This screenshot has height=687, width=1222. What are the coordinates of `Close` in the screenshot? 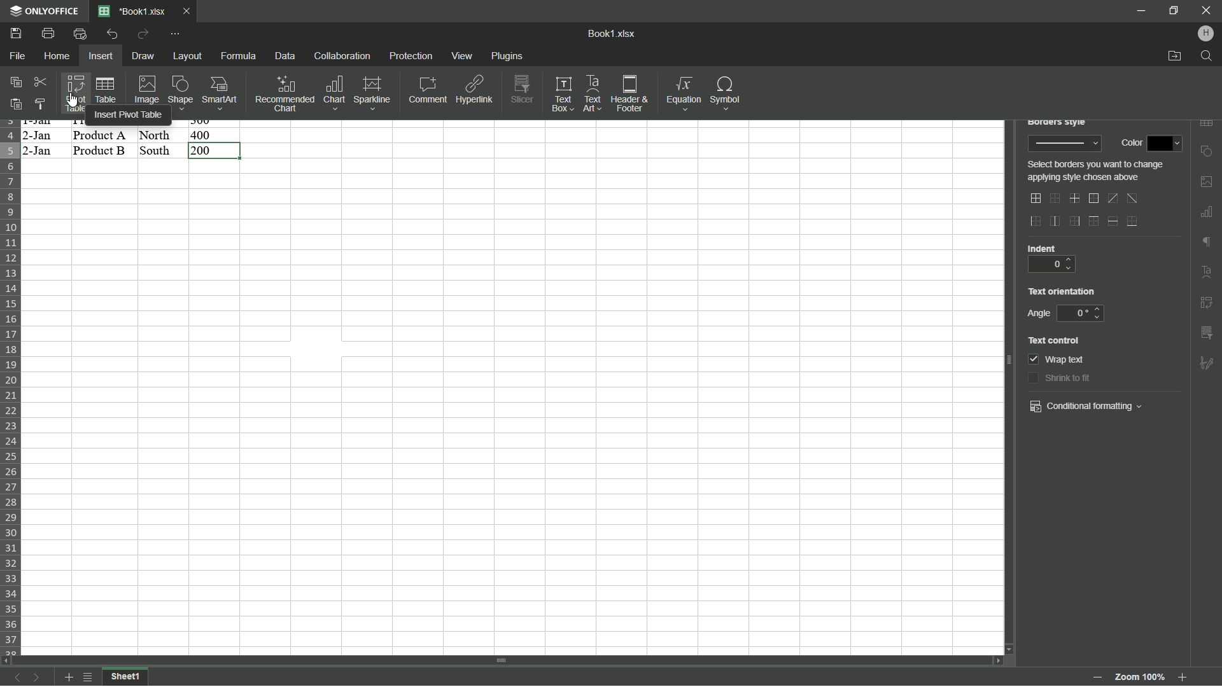 It's located at (189, 13).